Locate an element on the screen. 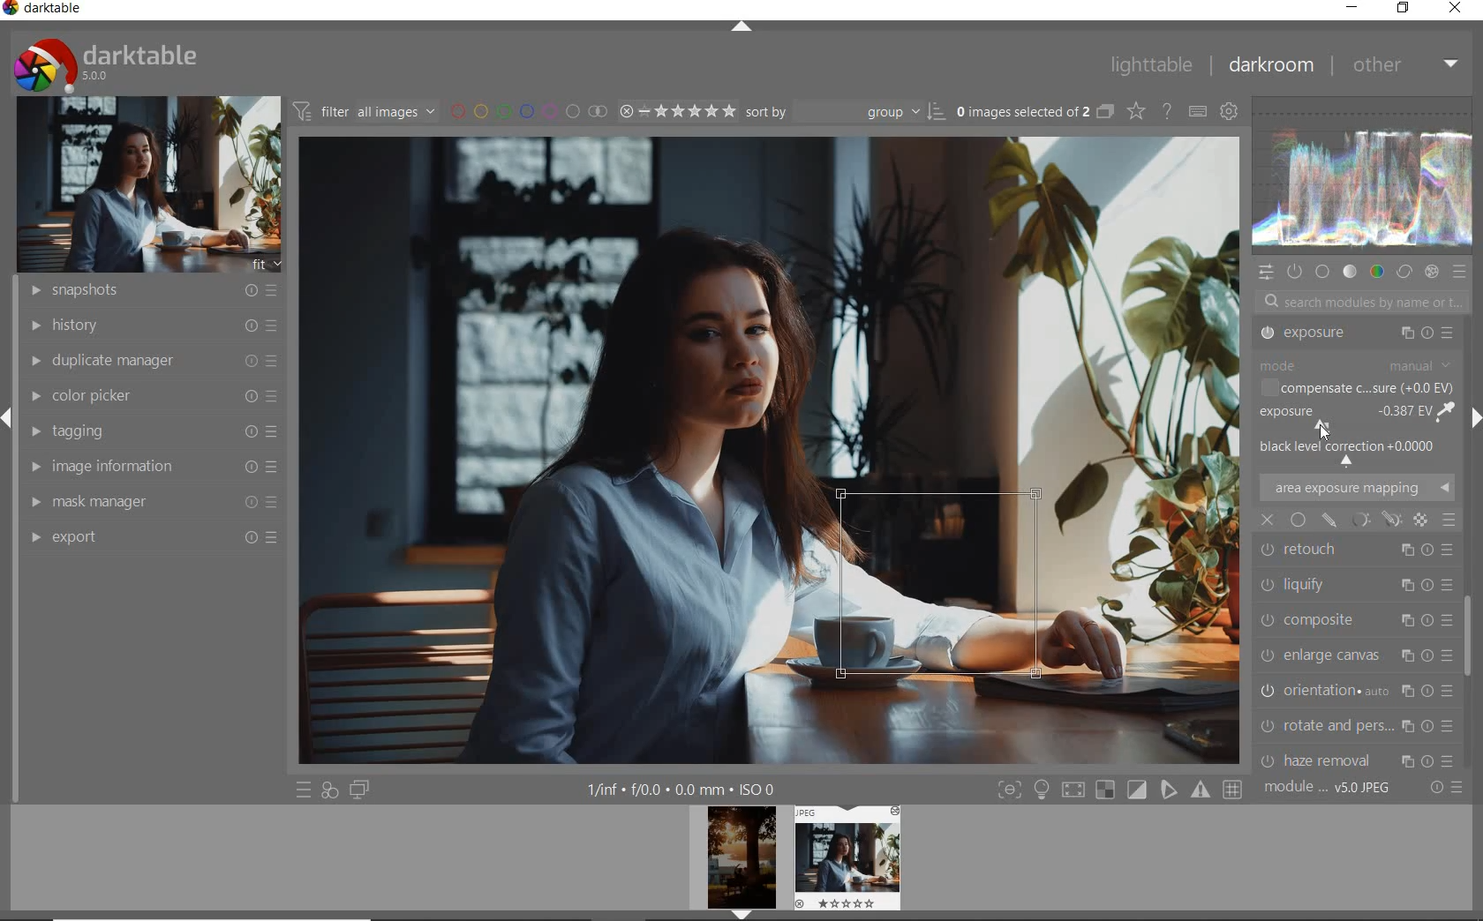 The image size is (1483, 921). selected area is located at coordinates (940, 588).